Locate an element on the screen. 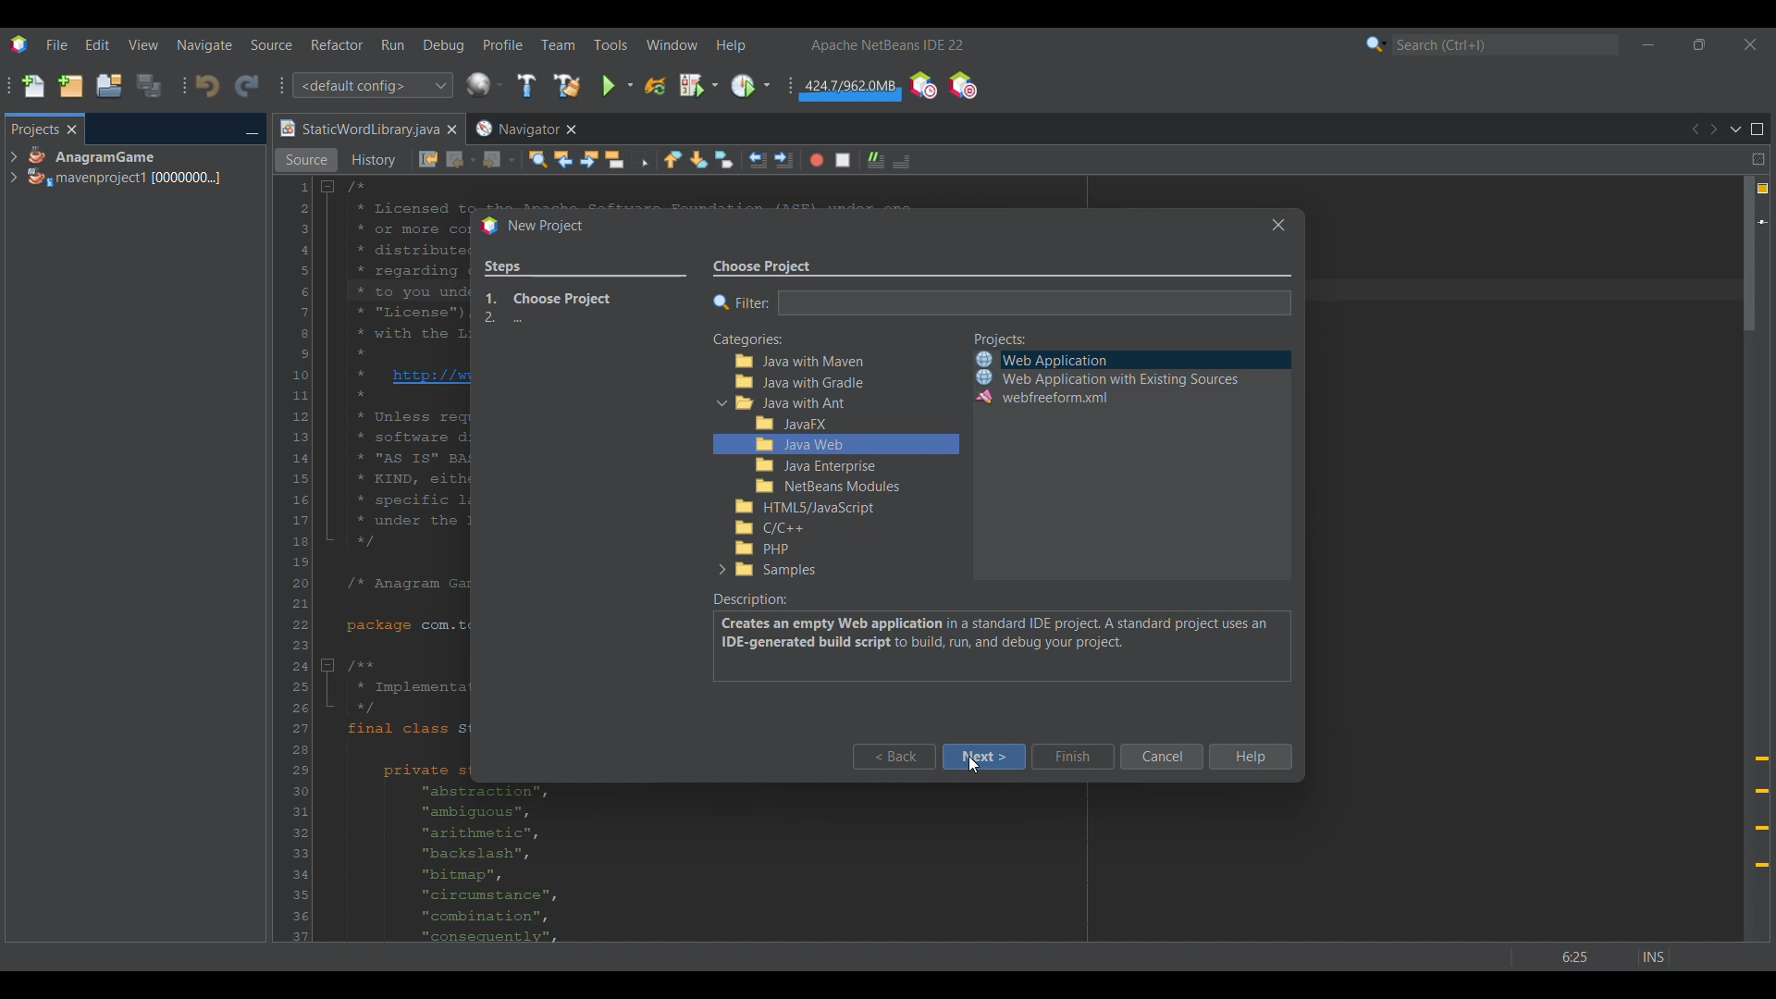 Image resolution: width=1776 pixels, height=999 pixels. Cancel is located at coordinates (1162, 757).